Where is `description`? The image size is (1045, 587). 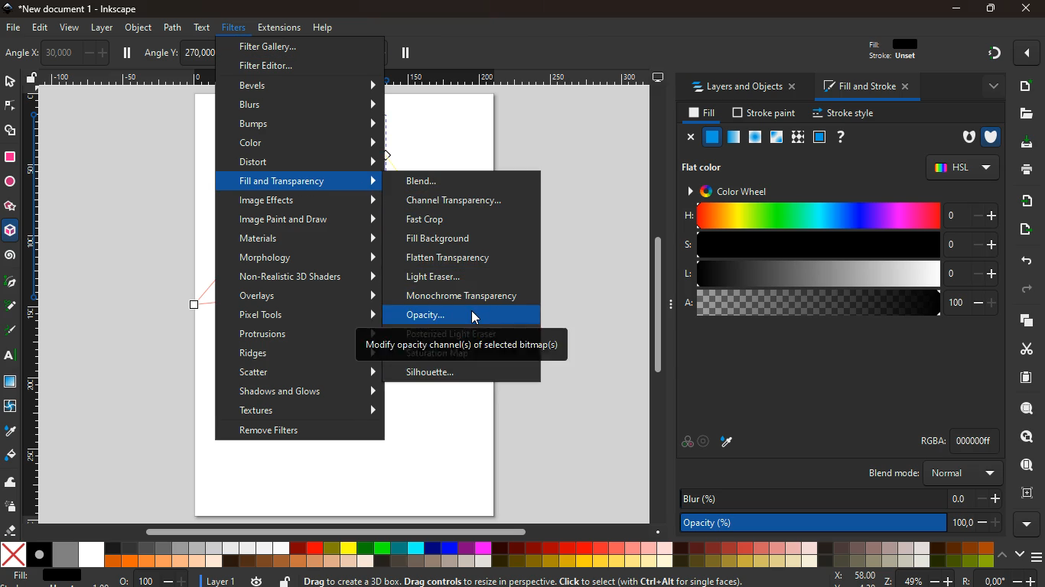
description is located at coordinates (464, 346).